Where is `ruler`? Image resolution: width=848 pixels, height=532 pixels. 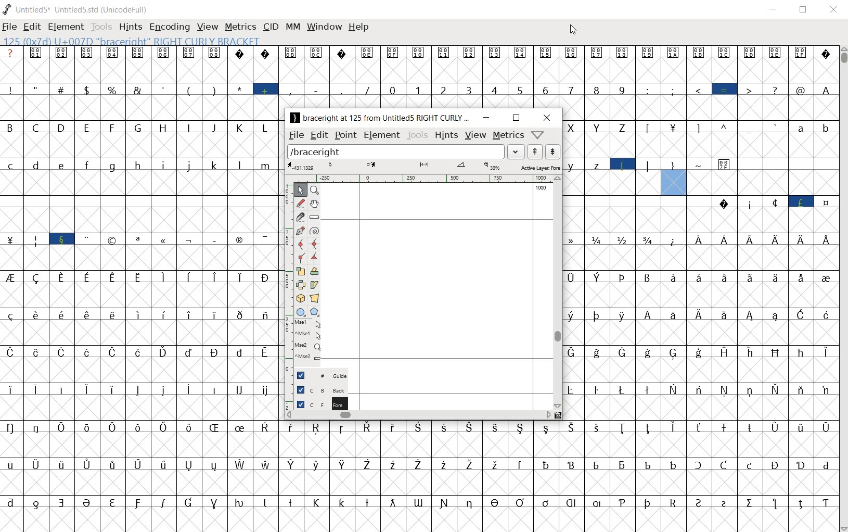 ruler is located at coordinates (422, 178).